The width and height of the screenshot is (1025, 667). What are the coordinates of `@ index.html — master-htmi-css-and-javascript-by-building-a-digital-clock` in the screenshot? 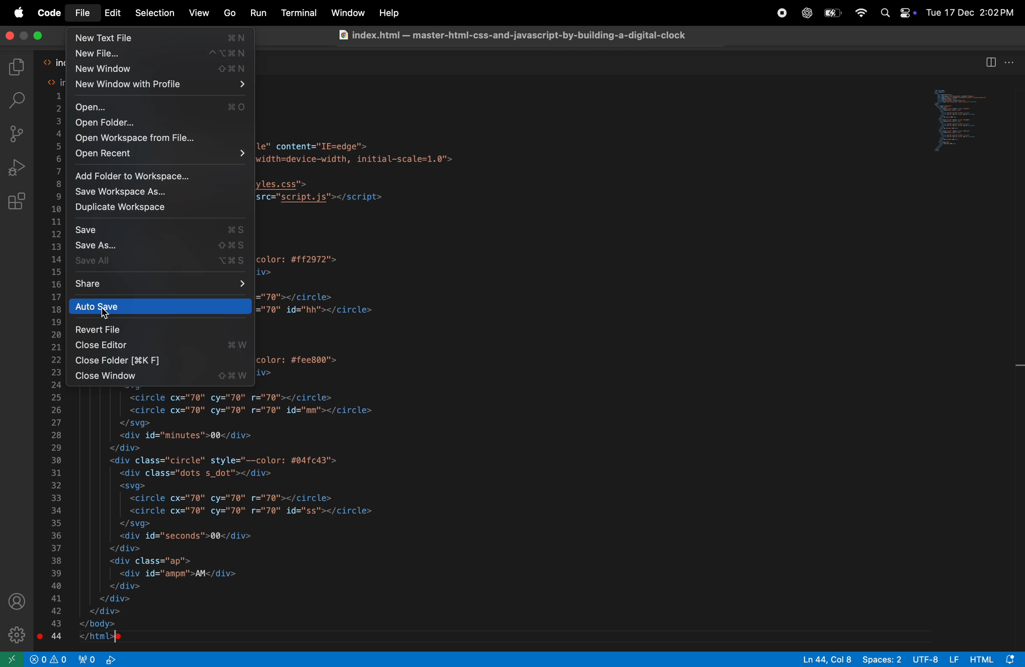 It's located at (520, 35).